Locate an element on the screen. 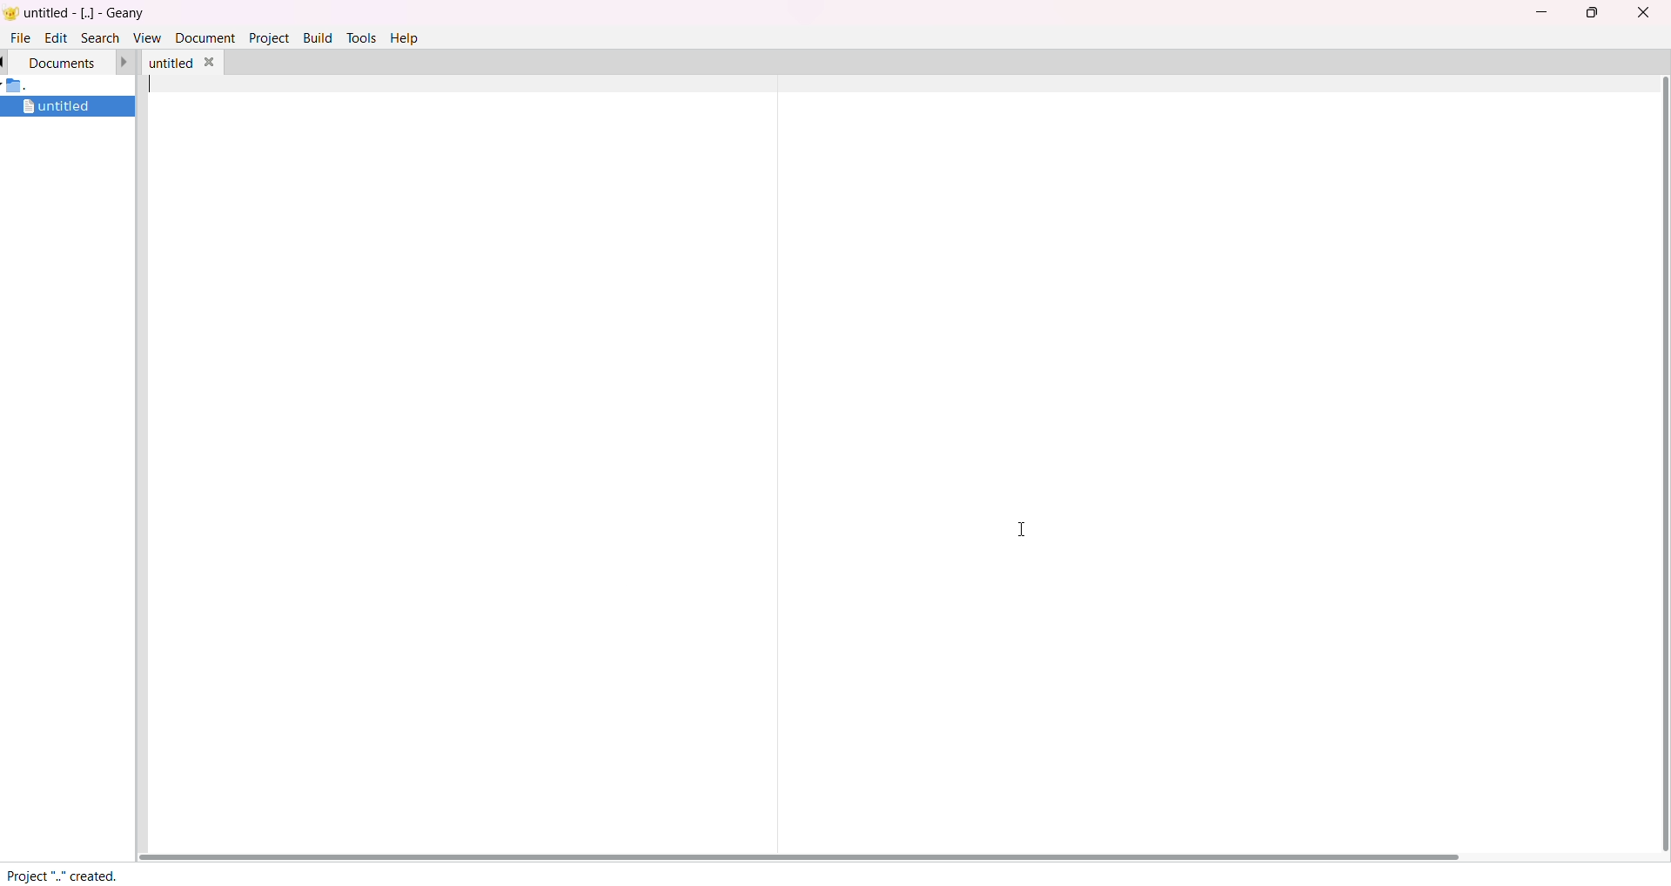 The image size is (1671, 886). help is located at coordinates (406, 39).